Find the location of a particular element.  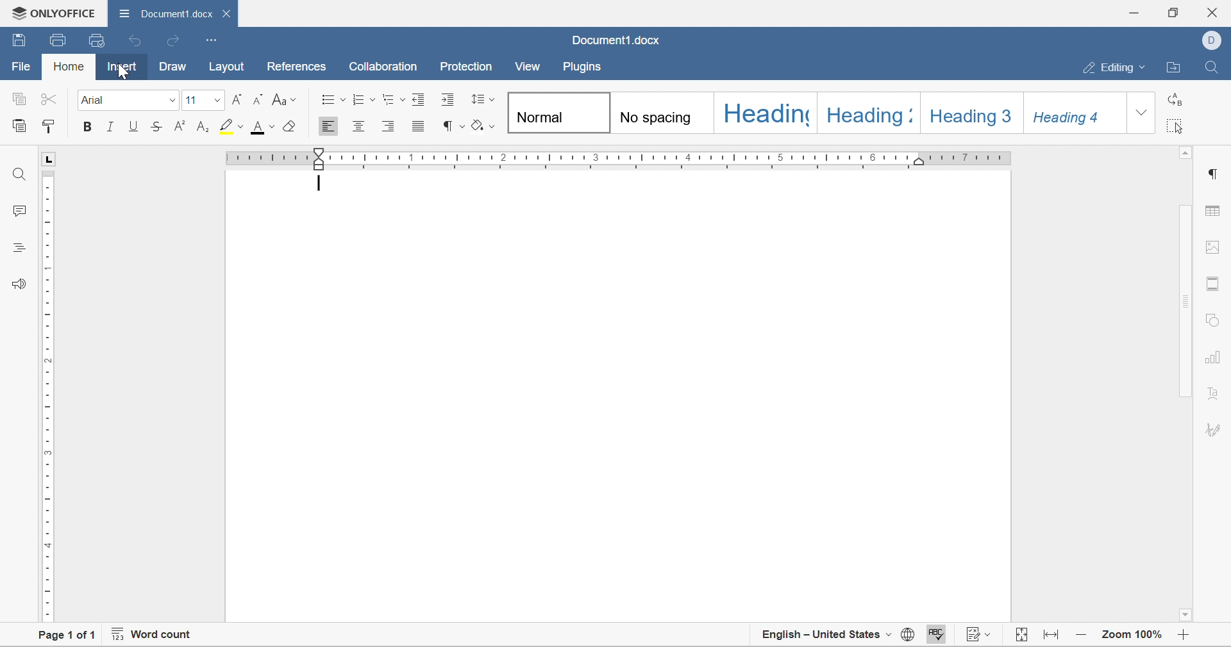

Paragraph line spacing is located at coordinates (482, 99).